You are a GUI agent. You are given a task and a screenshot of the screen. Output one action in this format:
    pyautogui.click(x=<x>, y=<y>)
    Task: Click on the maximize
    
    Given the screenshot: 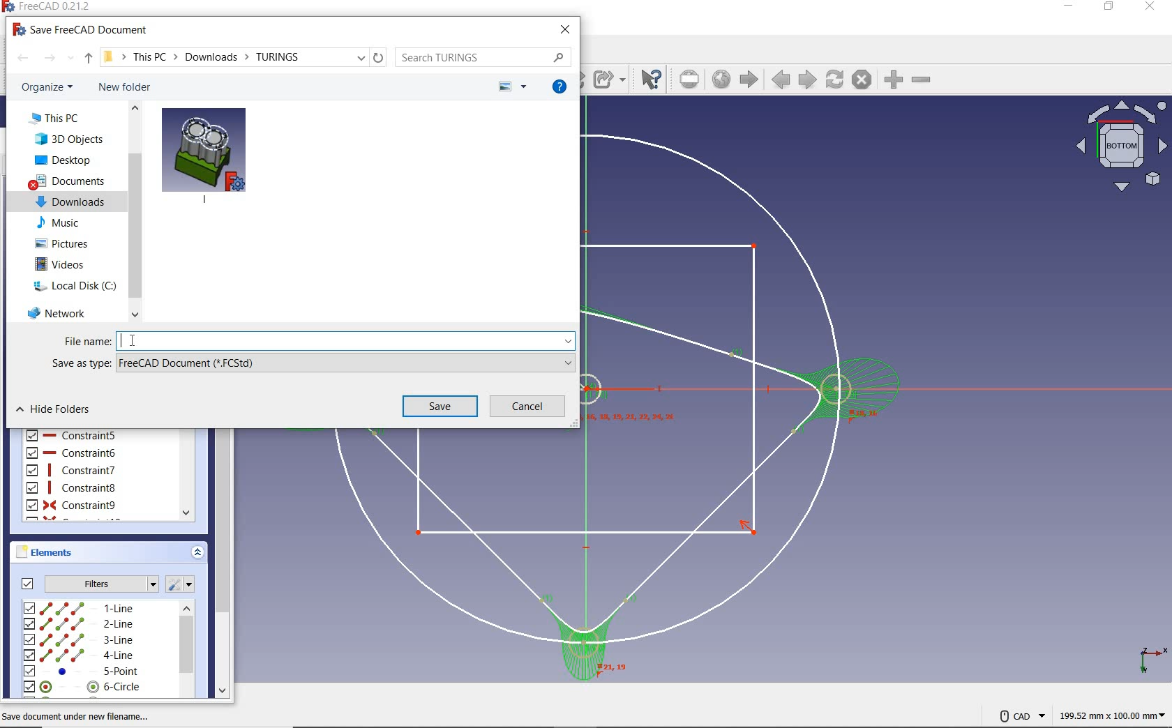 What is the action you would take?
    pyautogui.click(x=1109, y=7)
    